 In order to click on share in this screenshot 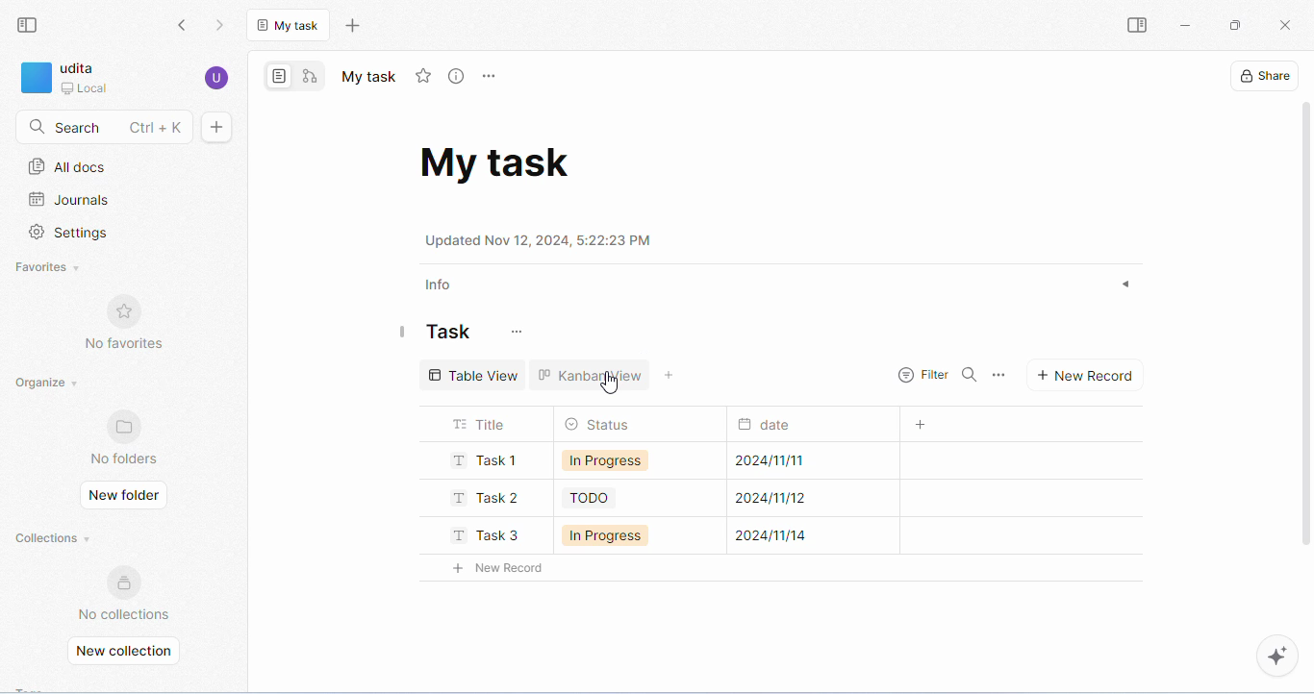, I will do `click(1263, 75)`.